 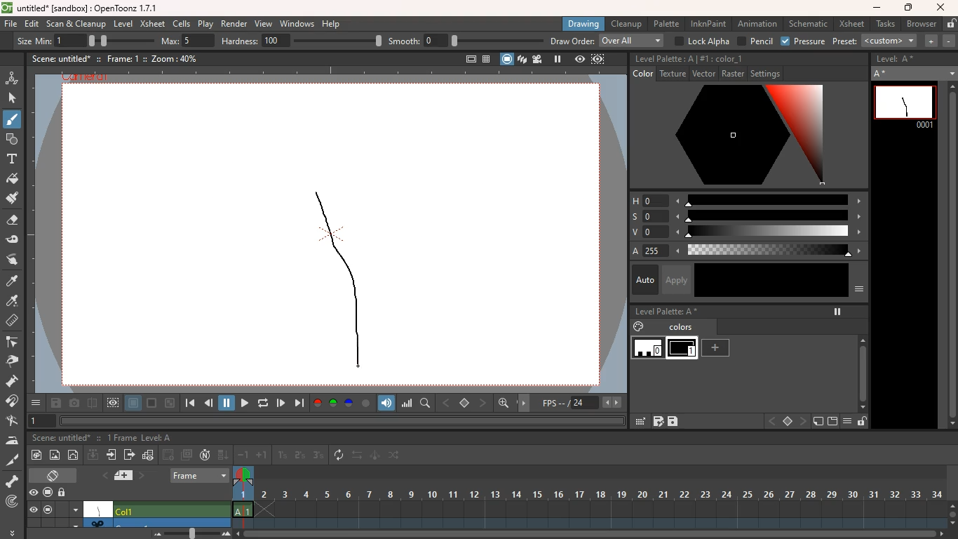 What do you see at coordinates (949, 41) in the screenshot?
I see `minus` at bounding box center [949, 41].